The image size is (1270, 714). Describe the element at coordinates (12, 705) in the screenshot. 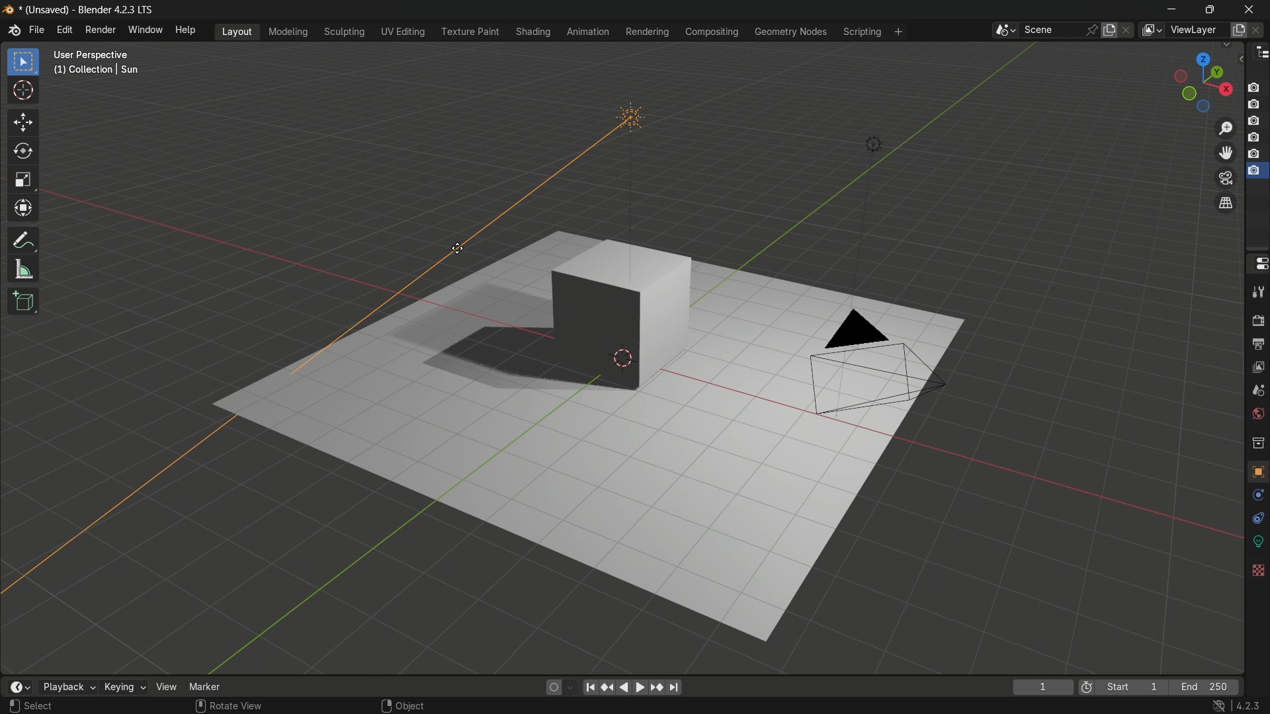

I see `left click` at that location.